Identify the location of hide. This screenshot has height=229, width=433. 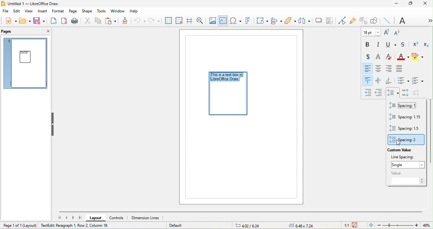
(53, 124).